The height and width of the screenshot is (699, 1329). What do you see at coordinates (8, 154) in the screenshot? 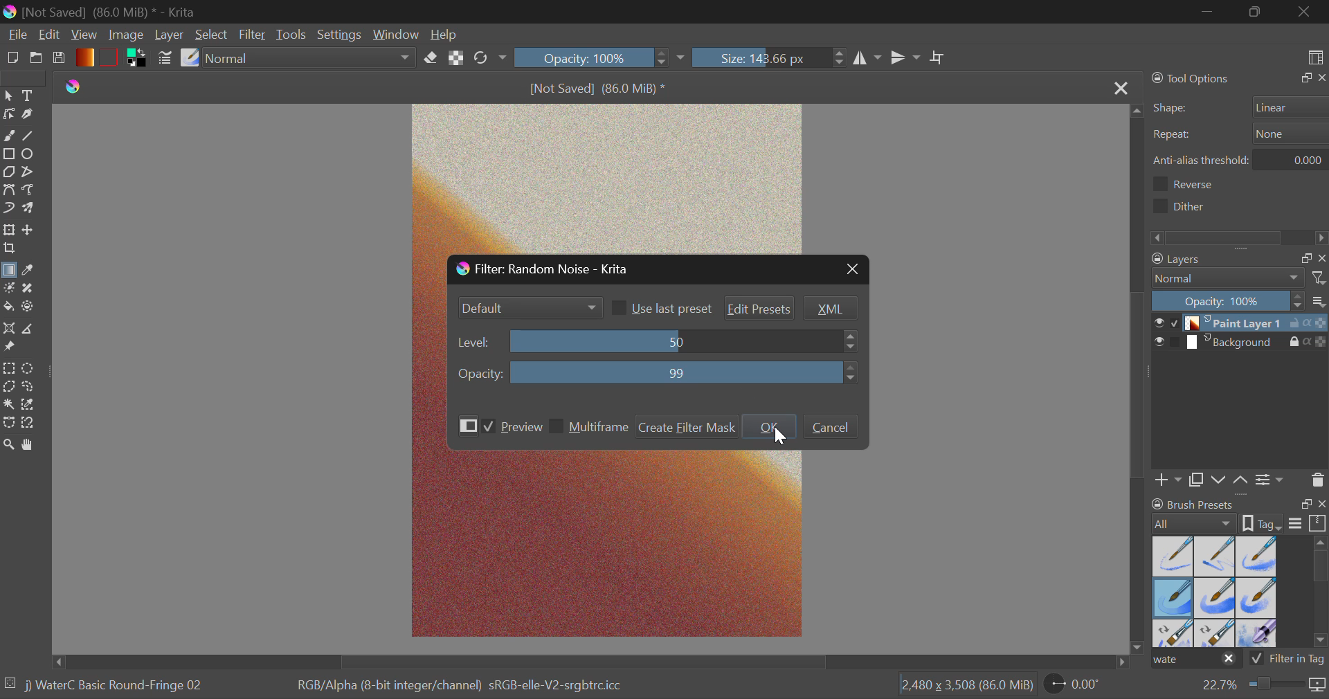
I see `Rectangle` at bounding box center [8, 154].